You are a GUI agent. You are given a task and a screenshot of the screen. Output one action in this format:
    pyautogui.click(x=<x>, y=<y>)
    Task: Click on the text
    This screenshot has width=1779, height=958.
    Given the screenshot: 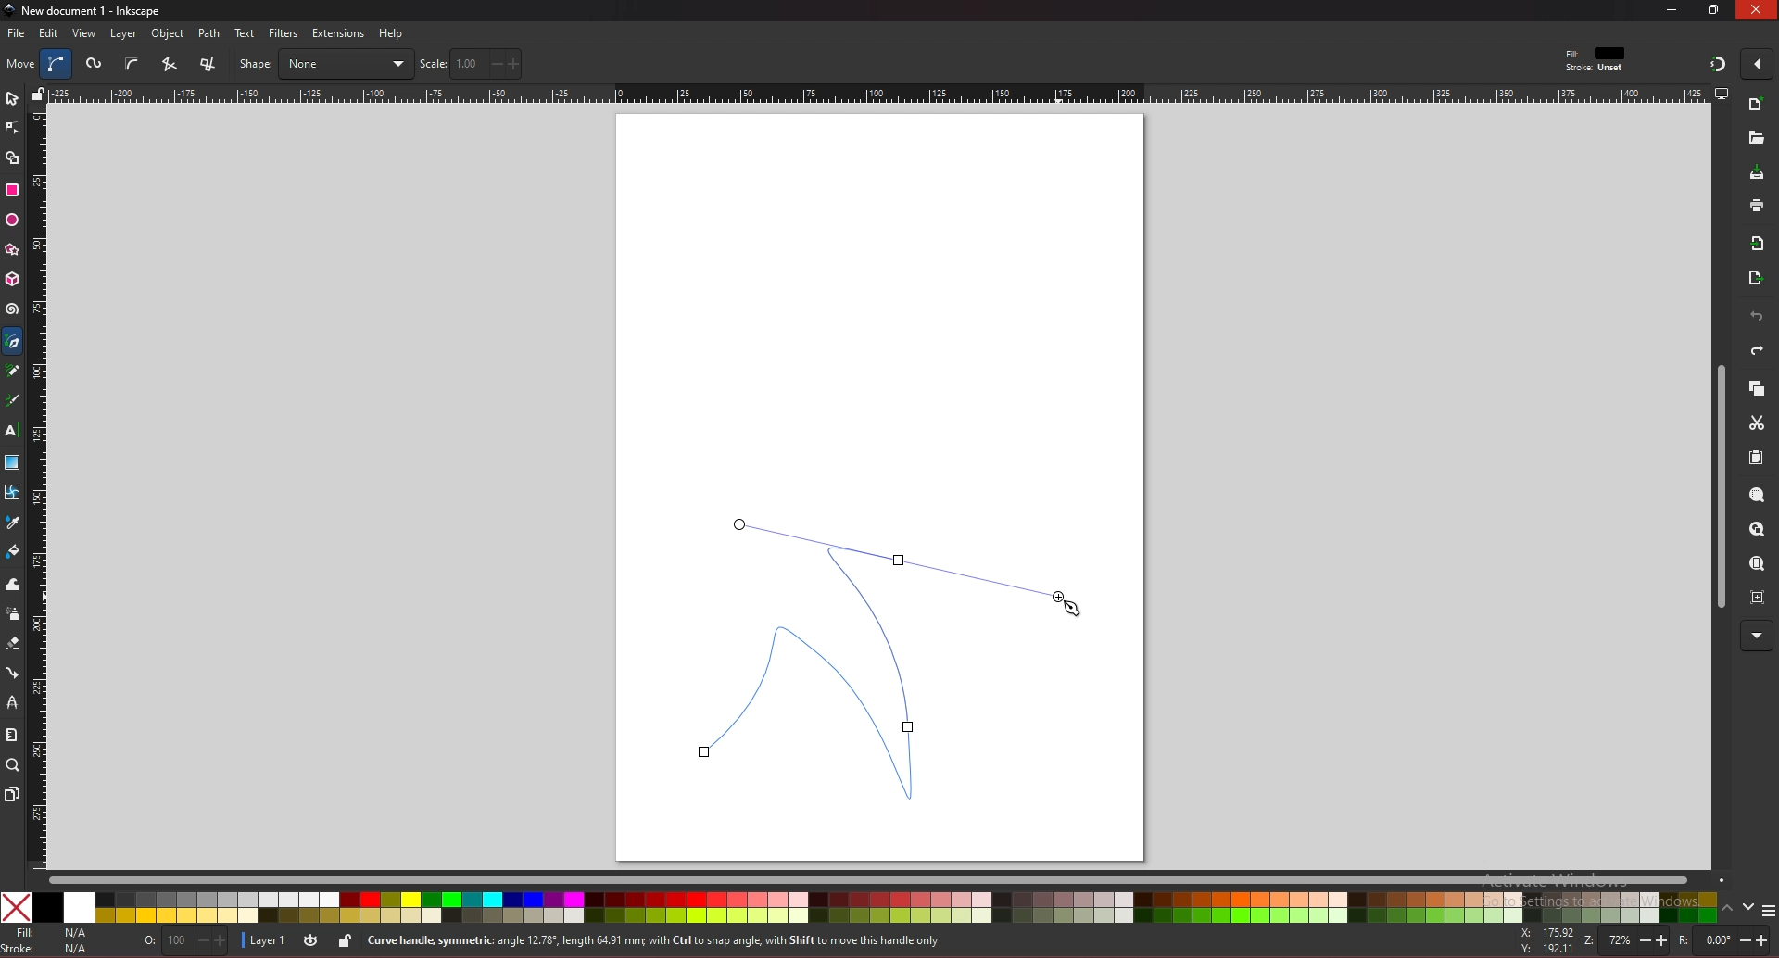 What is the action you would take?
    pyautogui.click(x=245, y=33)
    